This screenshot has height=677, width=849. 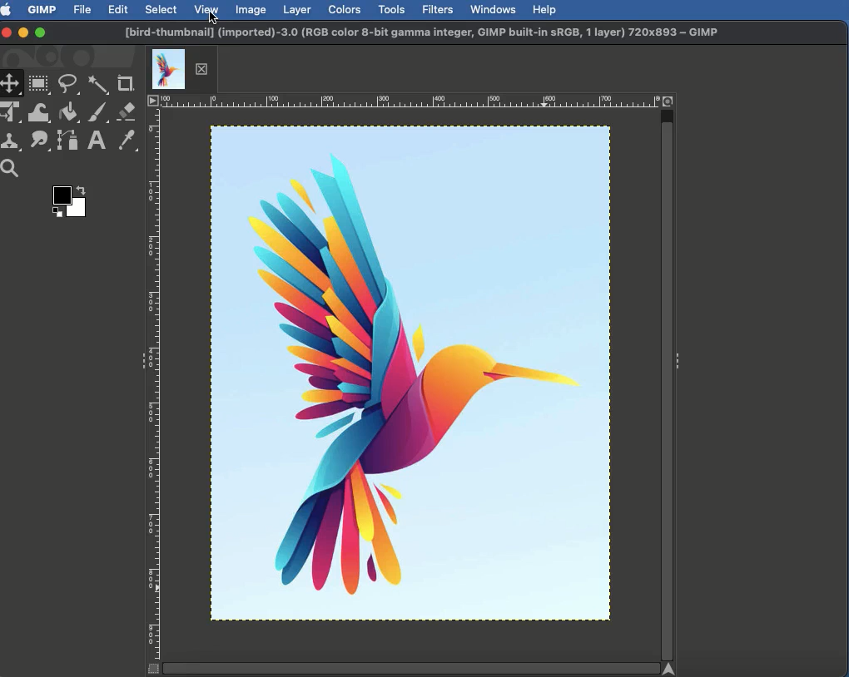 I want to click on Zoom image when window size changes, so click(x=669, y=100).